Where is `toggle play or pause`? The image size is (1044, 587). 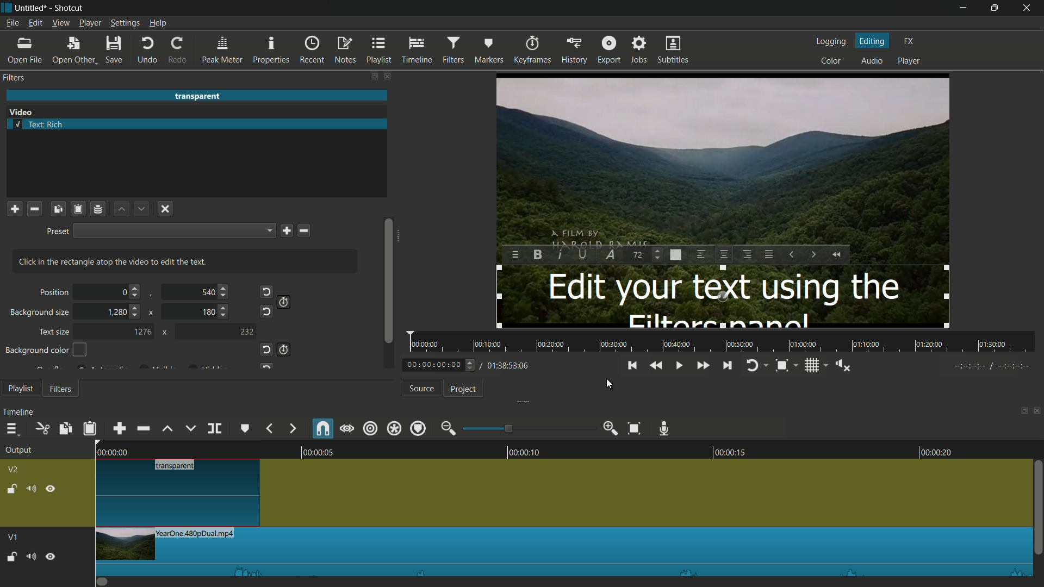
toggle play or pause is located at coordinates (680, 366).